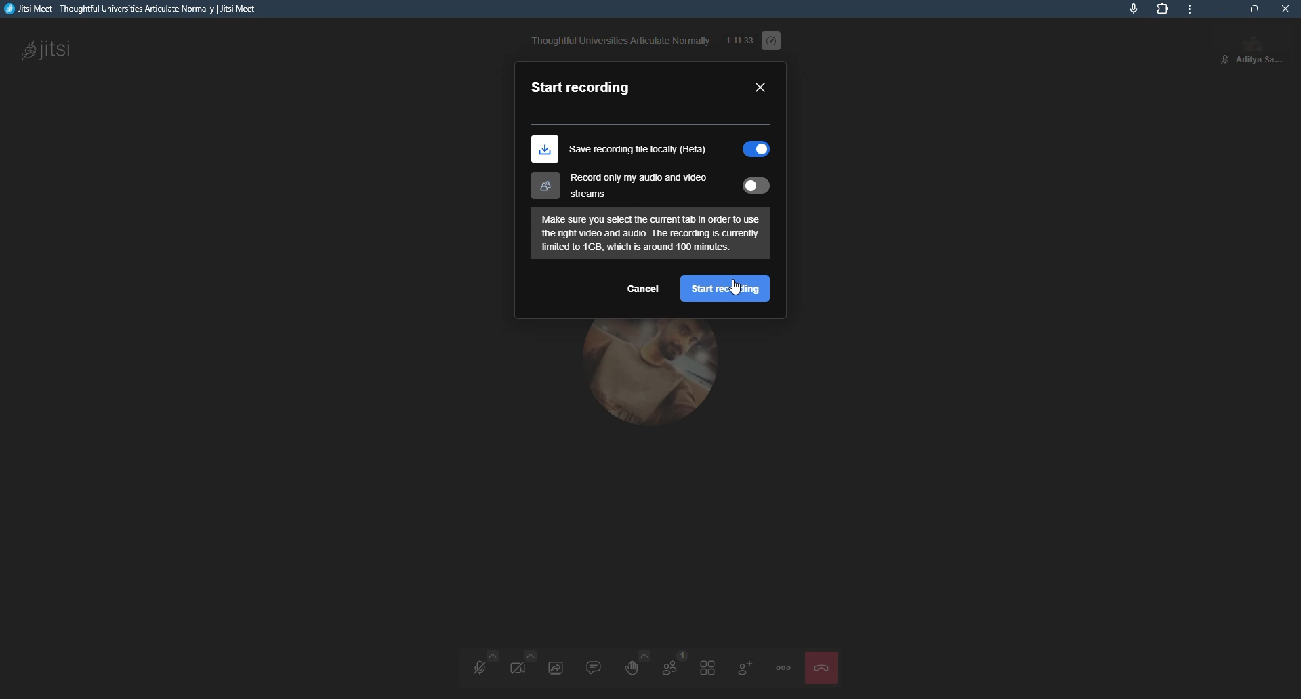  What do you see at coordinates (744, 668) in the screenshot?
I see `invite people` at bounding box center [744, 668].